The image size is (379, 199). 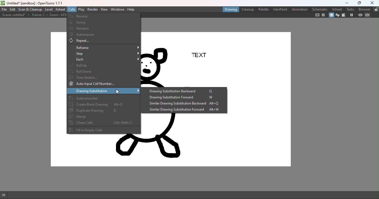 What do you see at coordinates (104, 117) in the screenshot?
I see `Merge` at bounding box center [104, 117].